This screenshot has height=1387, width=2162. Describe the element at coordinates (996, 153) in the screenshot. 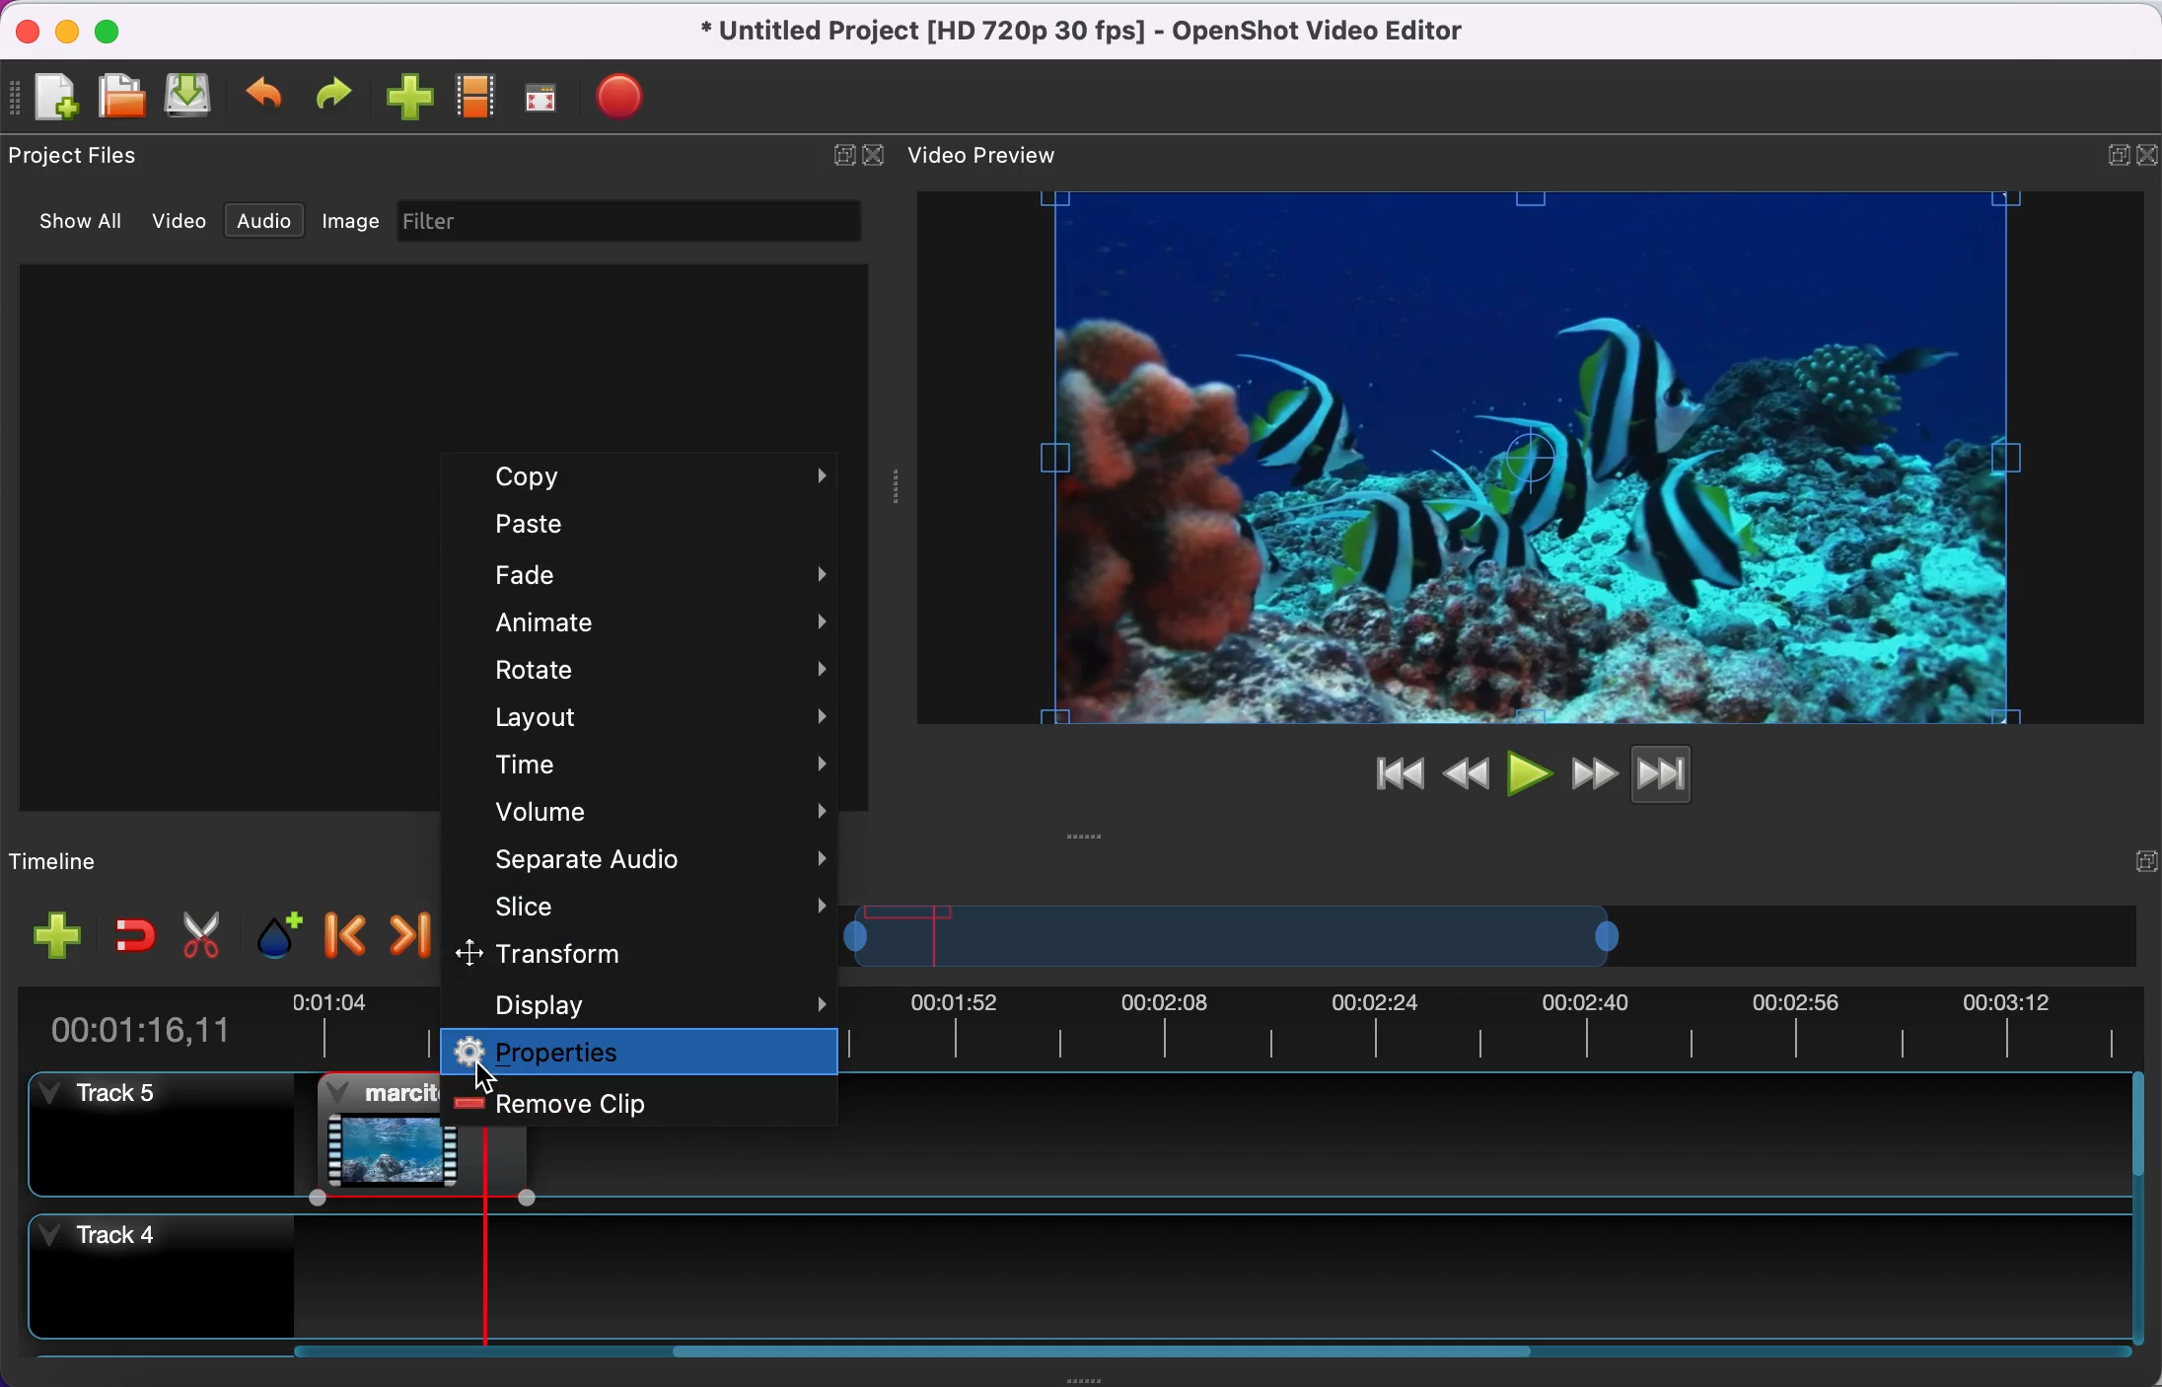

I see `video preview` at that location.